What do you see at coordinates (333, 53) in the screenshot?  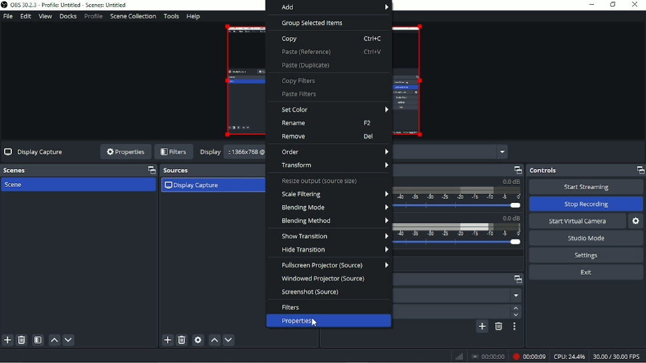 I see `Paste (Reference)` at bounding box center [333, 53].